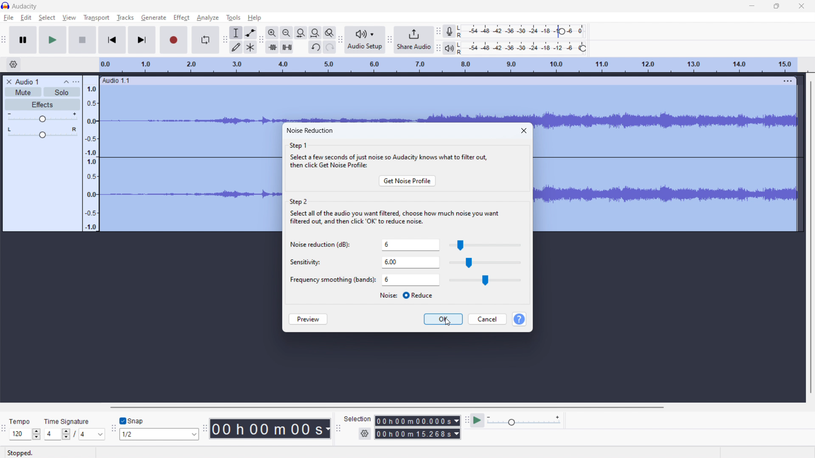 The image size is (815, 458). Describe the element at coordinates (338, 427) in the screenshot. I see `selection toolbar` at that location.